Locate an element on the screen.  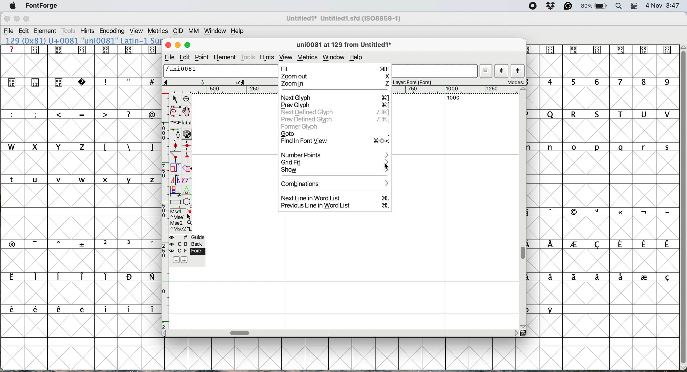
help is located at coordinates (356, 57).